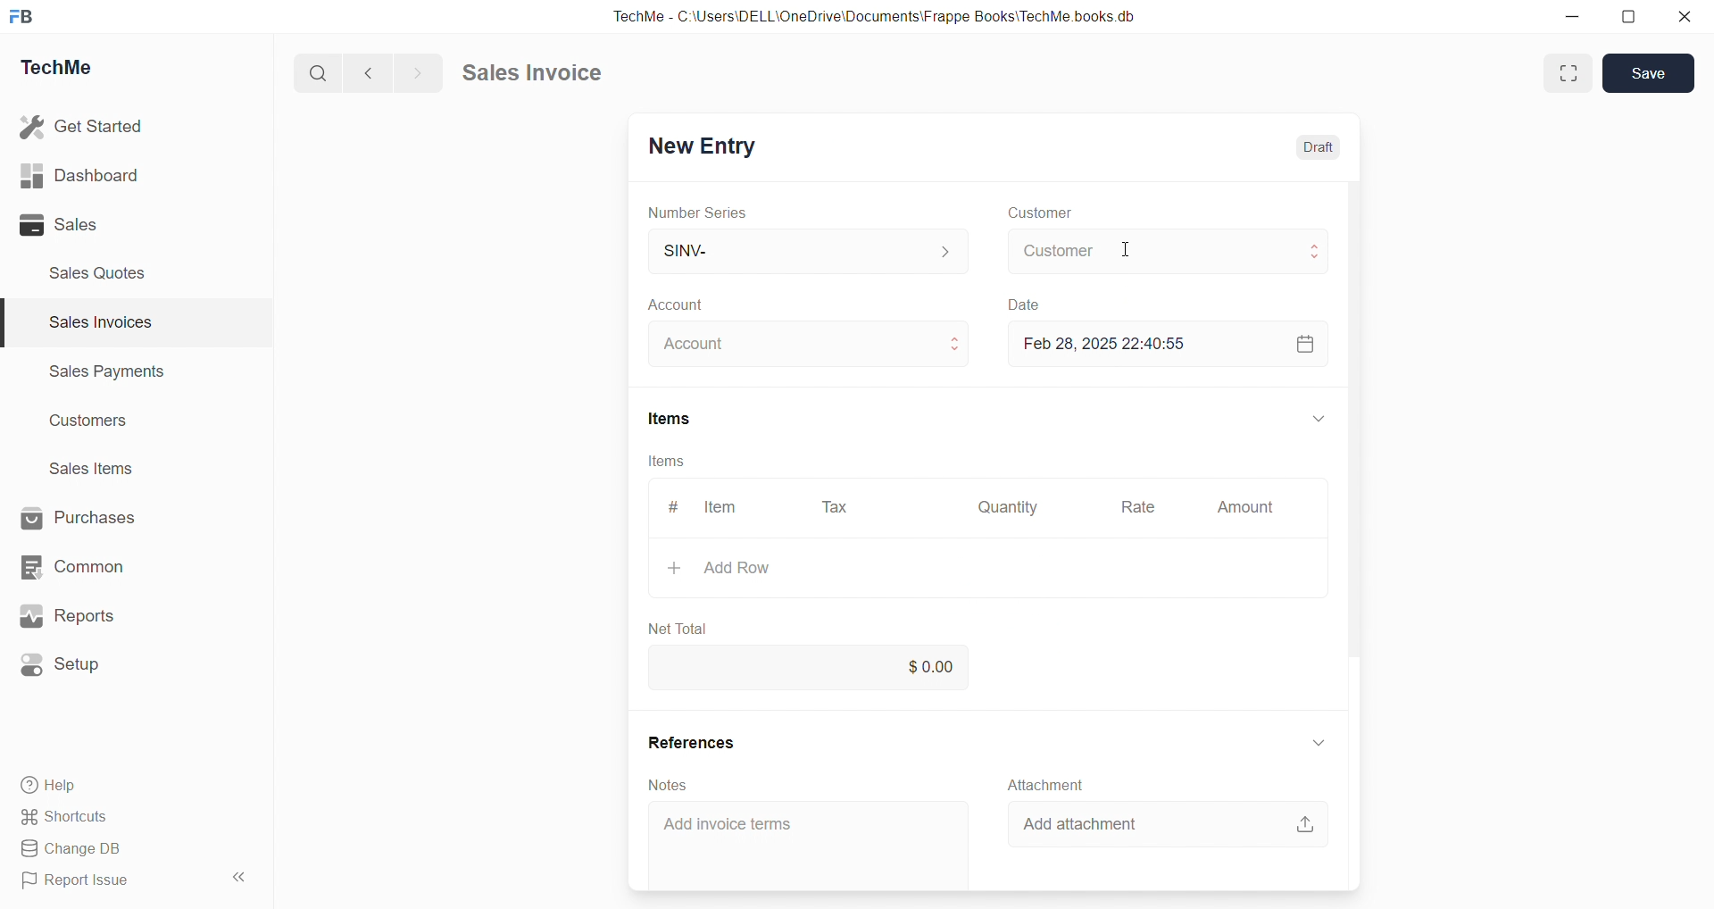 The width and height of the screenshot is (1714, 909). Describe the element at coordinates (720, 567) in the screenshot. I see `Add Row` at that location.